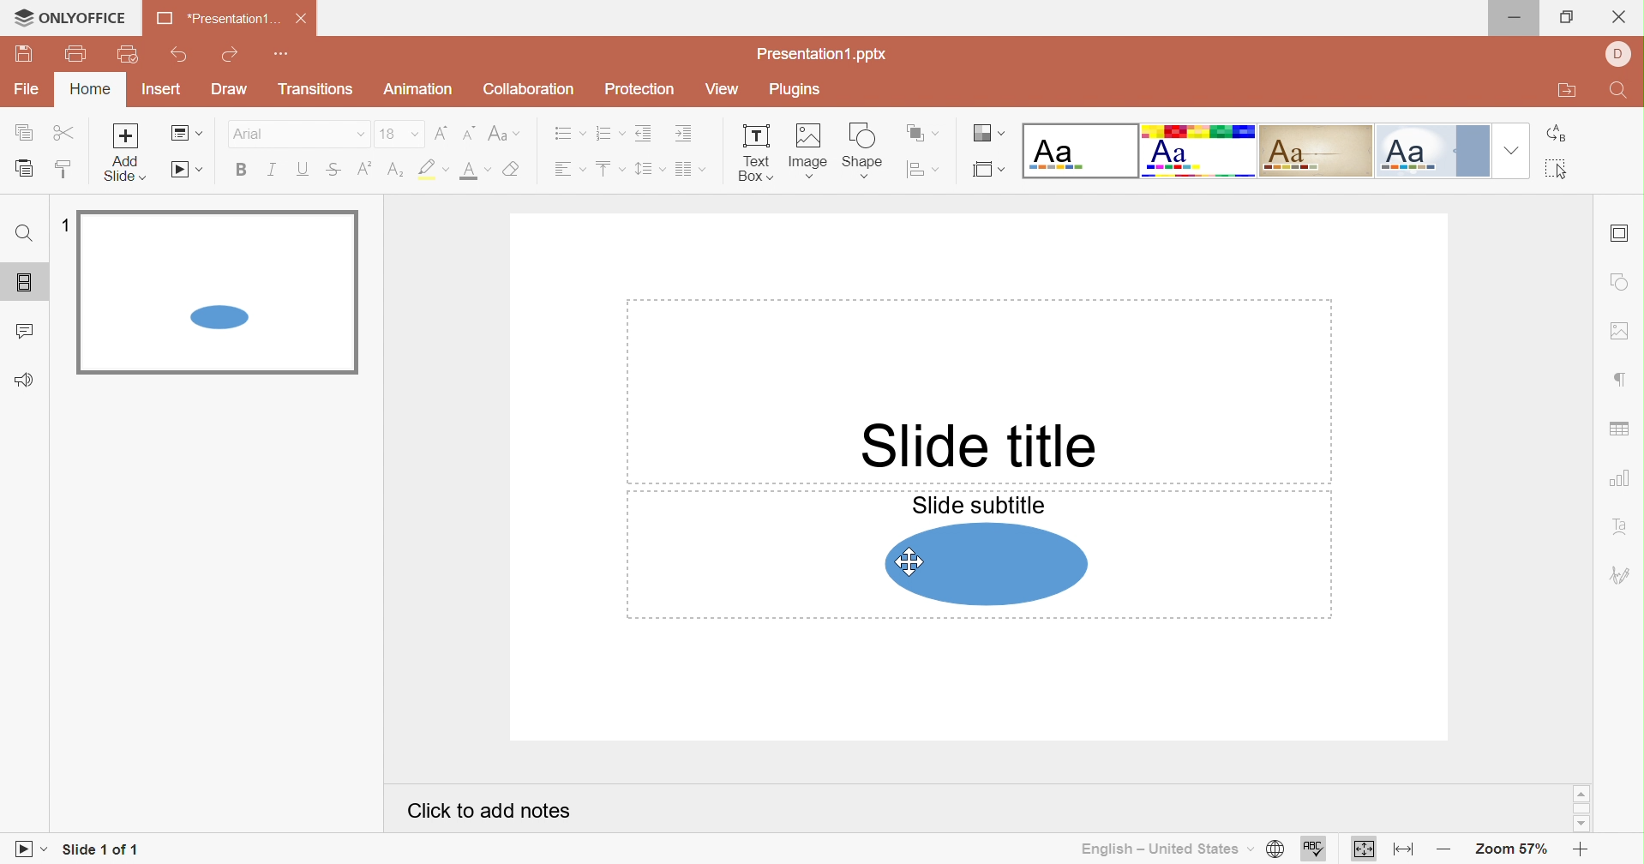 The height and width of the screenshot is (864, 1644). Describe the element at coordinates (981, 447) in the screenshot. I see `Slide title` at that location.